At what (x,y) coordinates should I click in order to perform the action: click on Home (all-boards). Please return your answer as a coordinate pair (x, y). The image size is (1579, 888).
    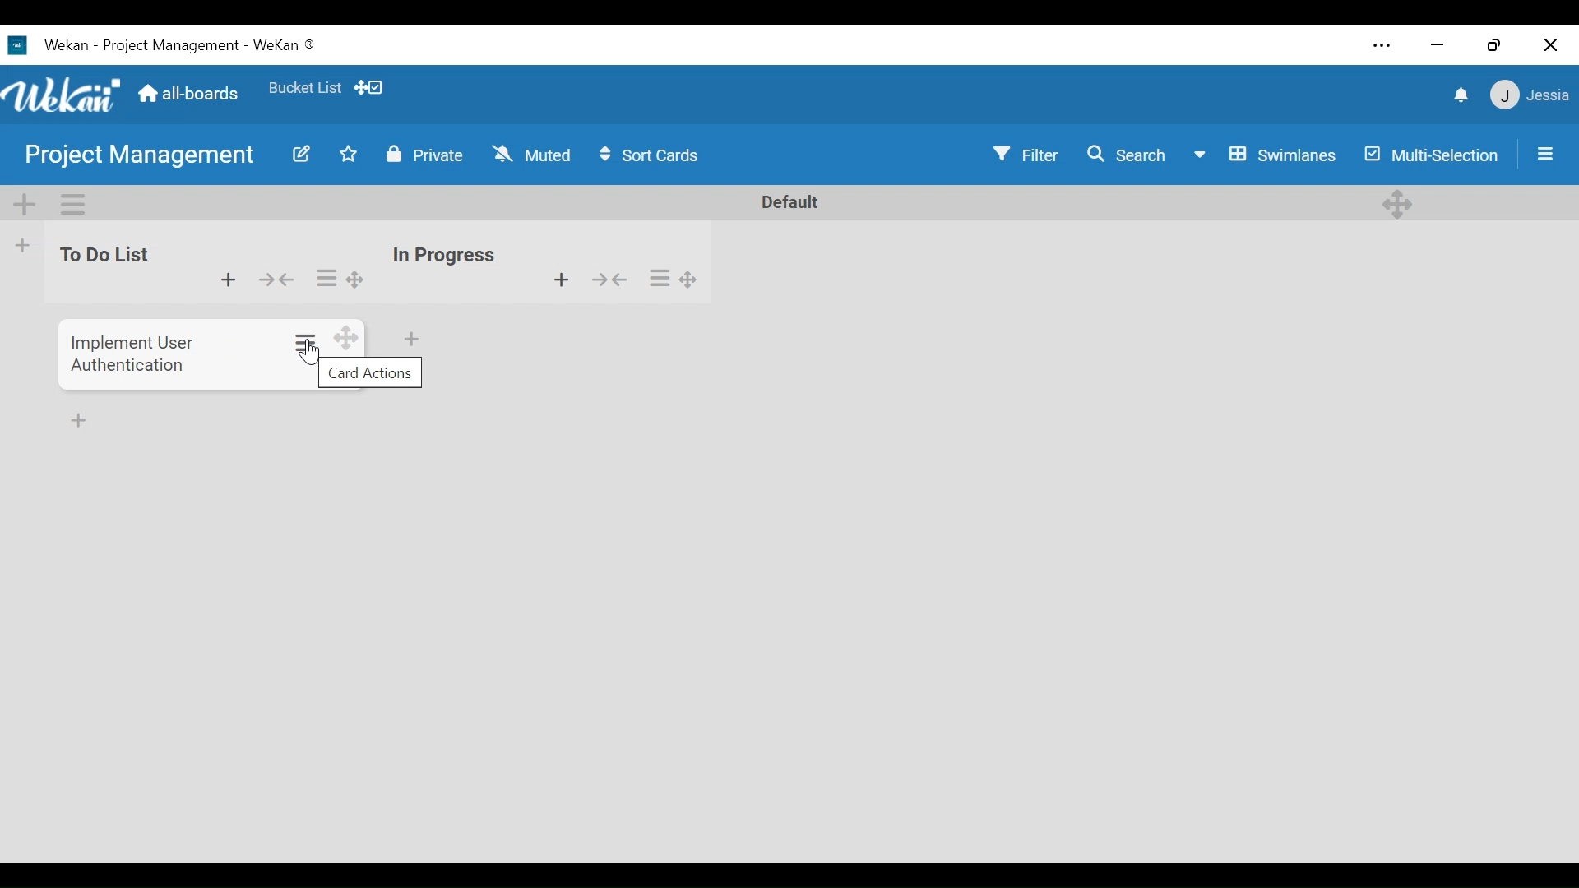
    Looking at the image, I should click on (191, 95).